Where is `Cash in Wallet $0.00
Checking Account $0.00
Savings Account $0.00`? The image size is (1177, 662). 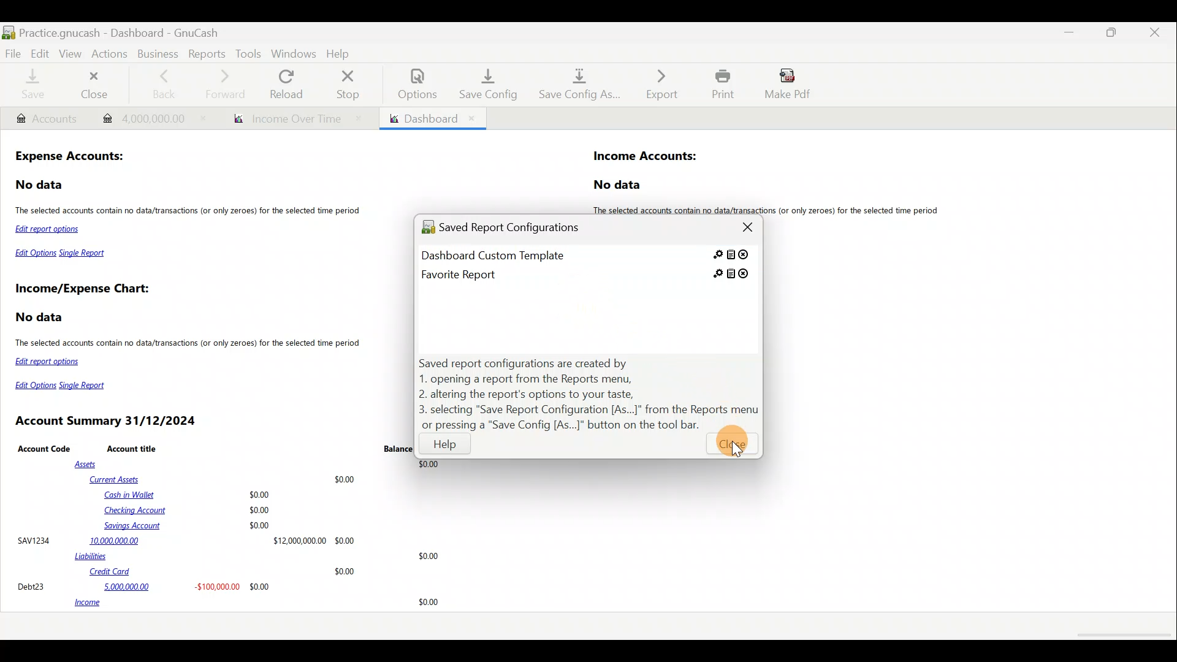 Cash in Wallet $0.00
Checking Account $0.00
Savings Account $0.00 is located at coordinates (189, 510).